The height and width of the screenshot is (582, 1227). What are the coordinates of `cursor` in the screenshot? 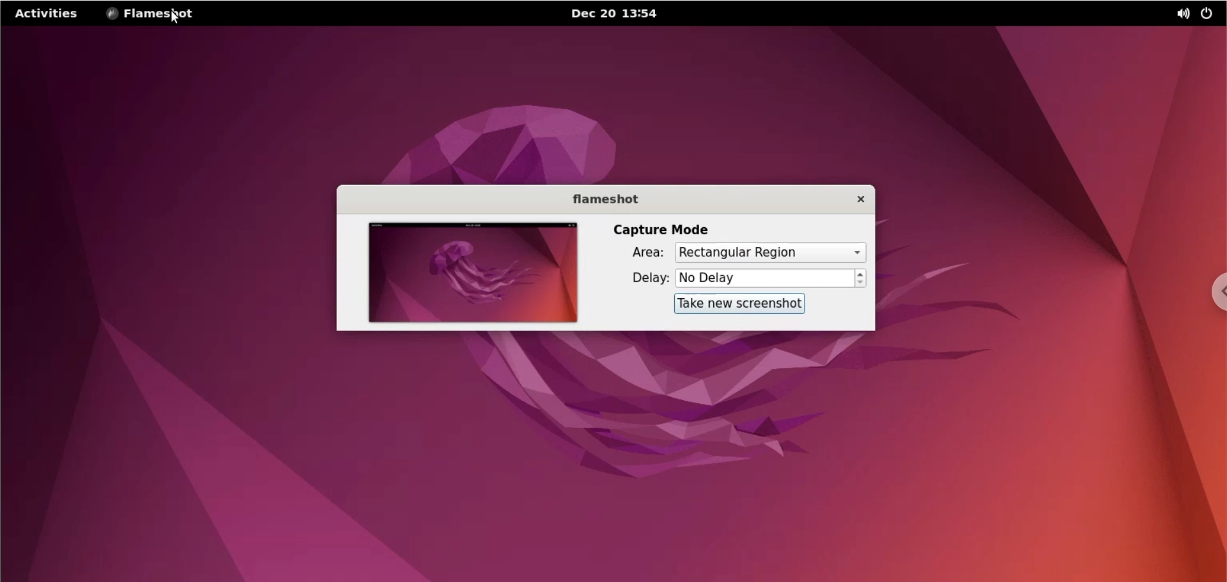 It's located at (173, 16).